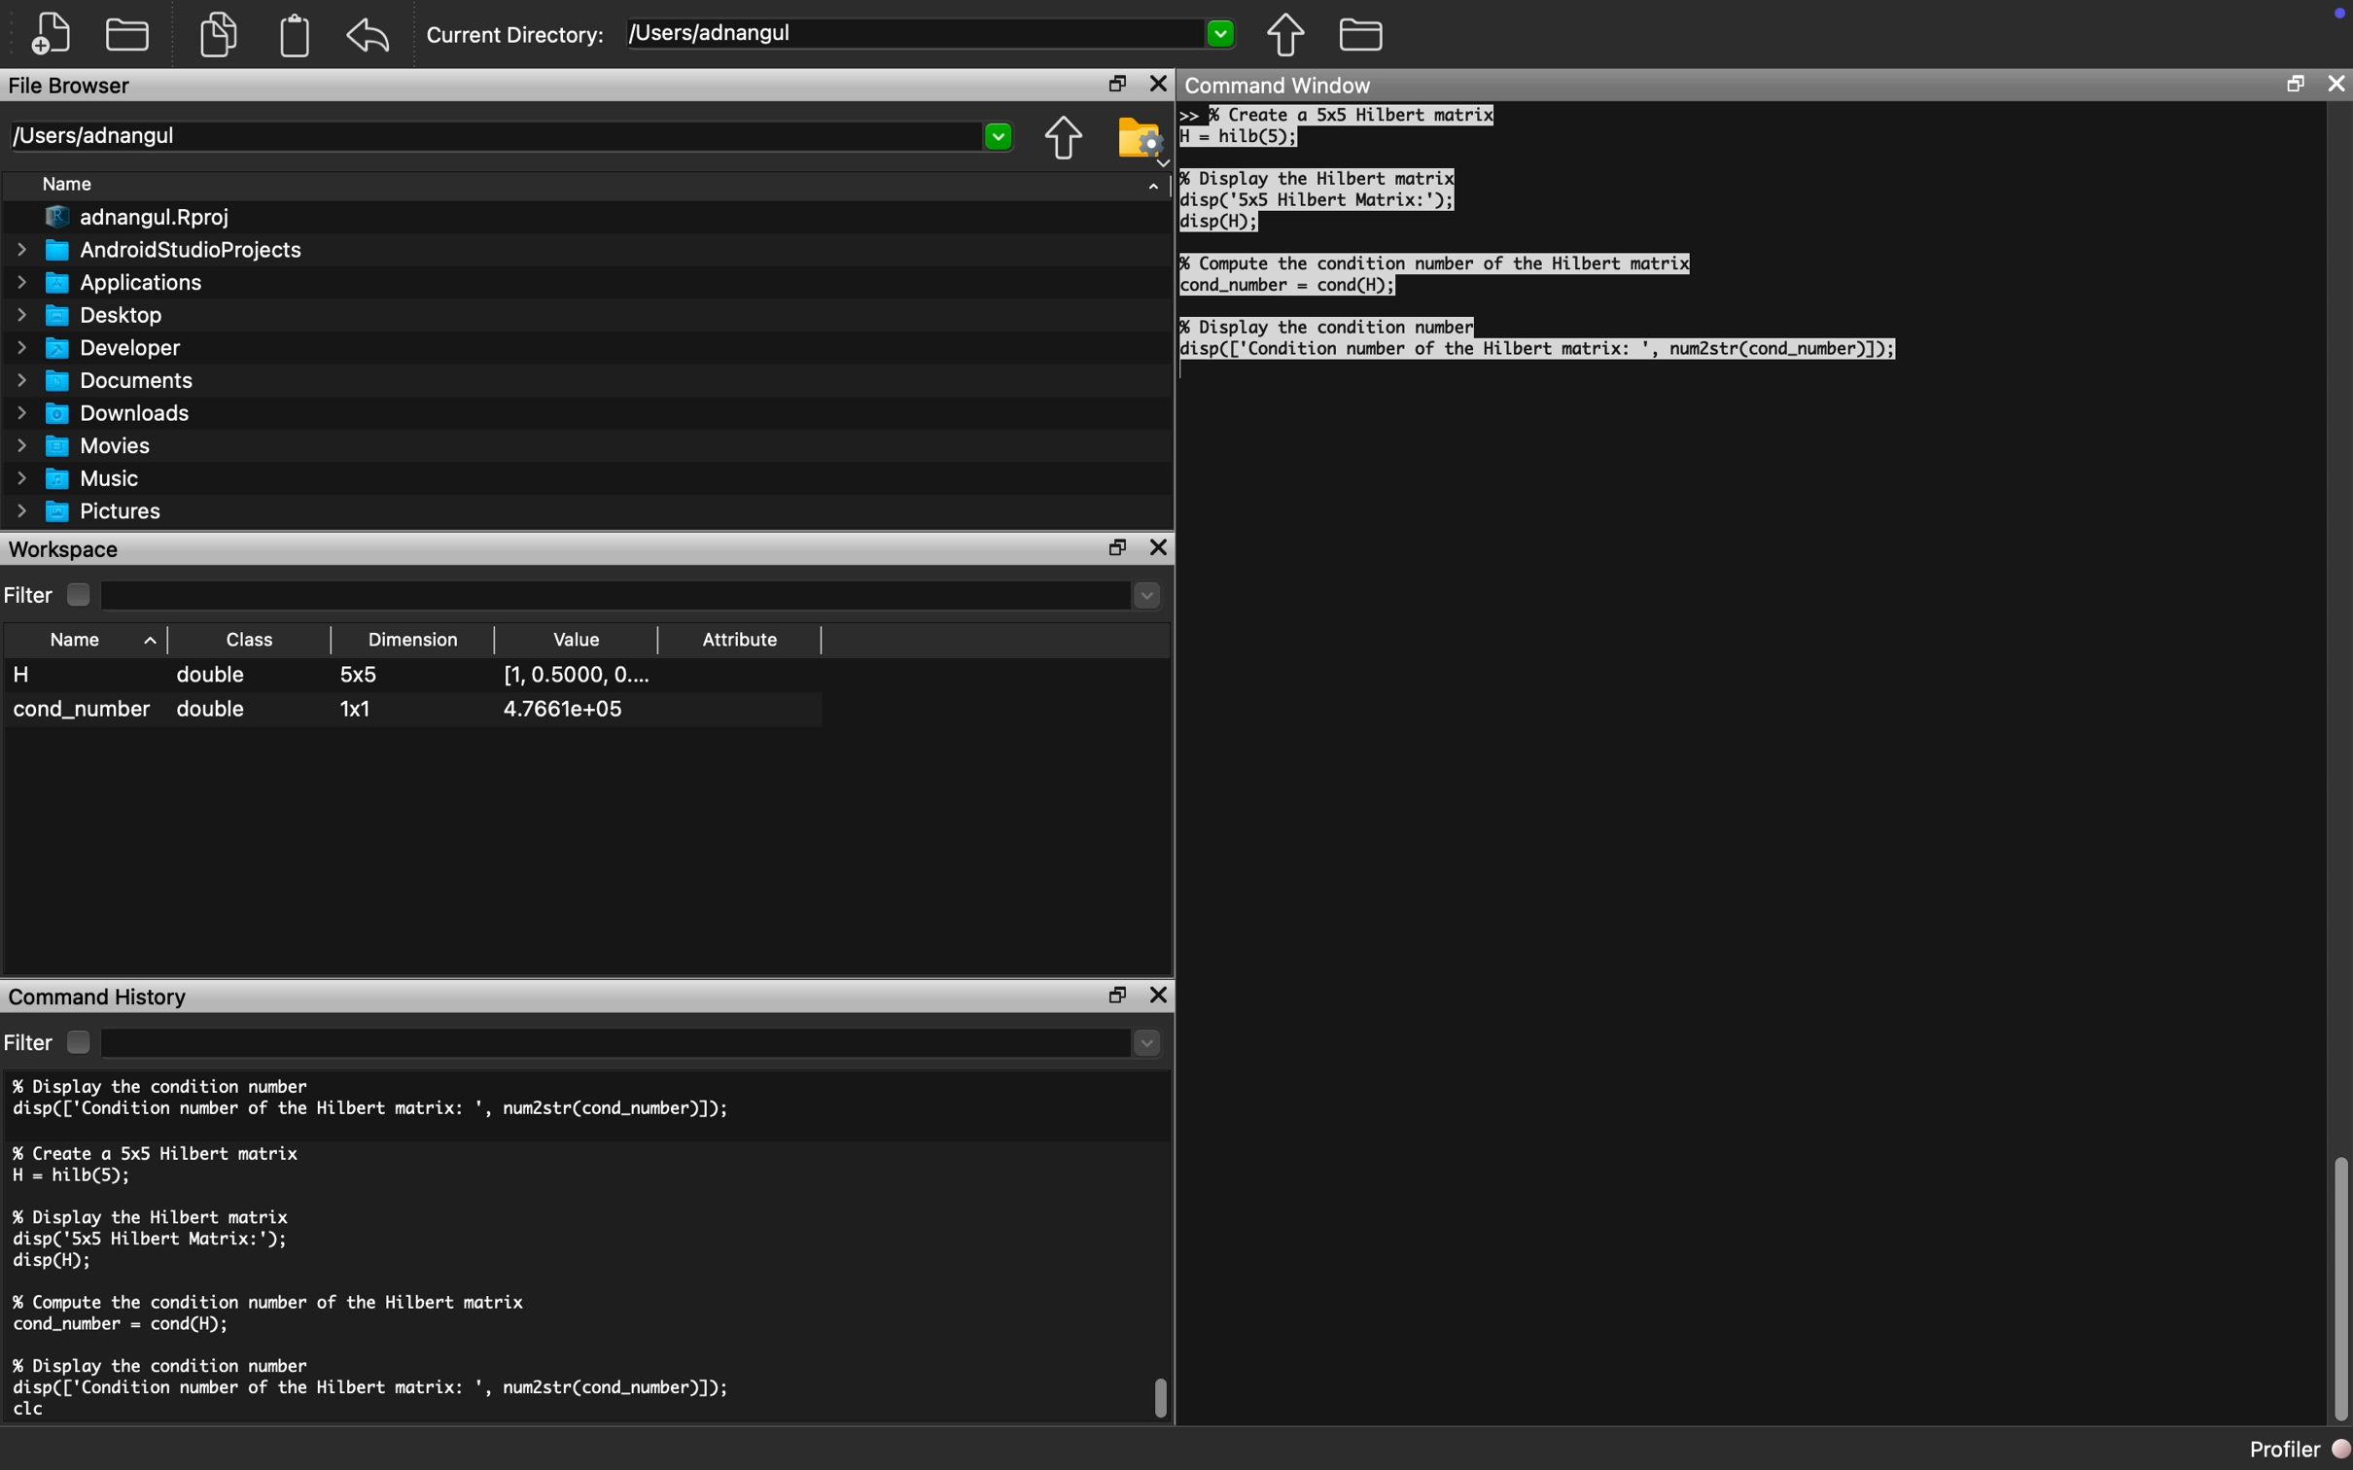 This screenshot has height=1470, width=2353. Describe the element at coordinates (1163, 1400) in the screenshot. I see `Scroll` at that location.